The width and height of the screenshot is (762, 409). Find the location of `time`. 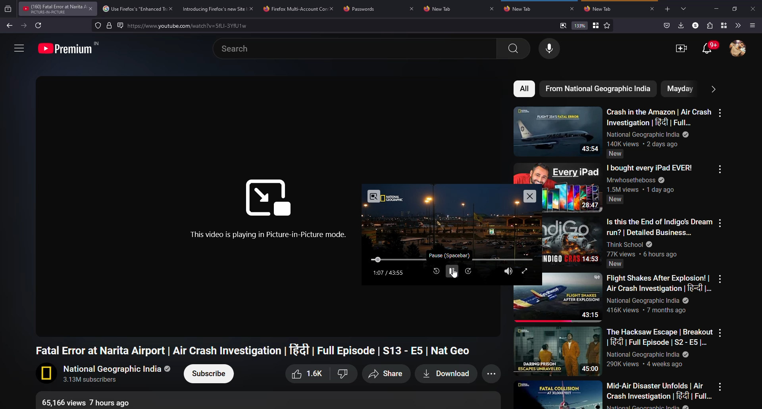

time is located at coordinates (389, 273).